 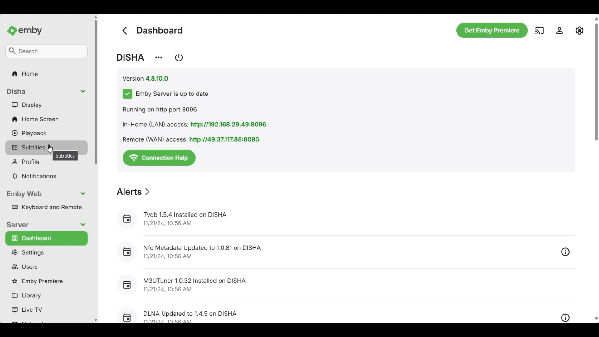 What do you see at coordinates (47, 176) in the screenshot?
I see `Notification` at bounding box center [47, 176].